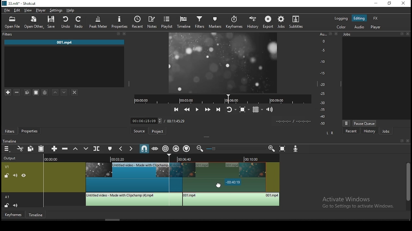  Describe the element at coordinates (296, 148) in the screenshot. I see `record audio` at that location.